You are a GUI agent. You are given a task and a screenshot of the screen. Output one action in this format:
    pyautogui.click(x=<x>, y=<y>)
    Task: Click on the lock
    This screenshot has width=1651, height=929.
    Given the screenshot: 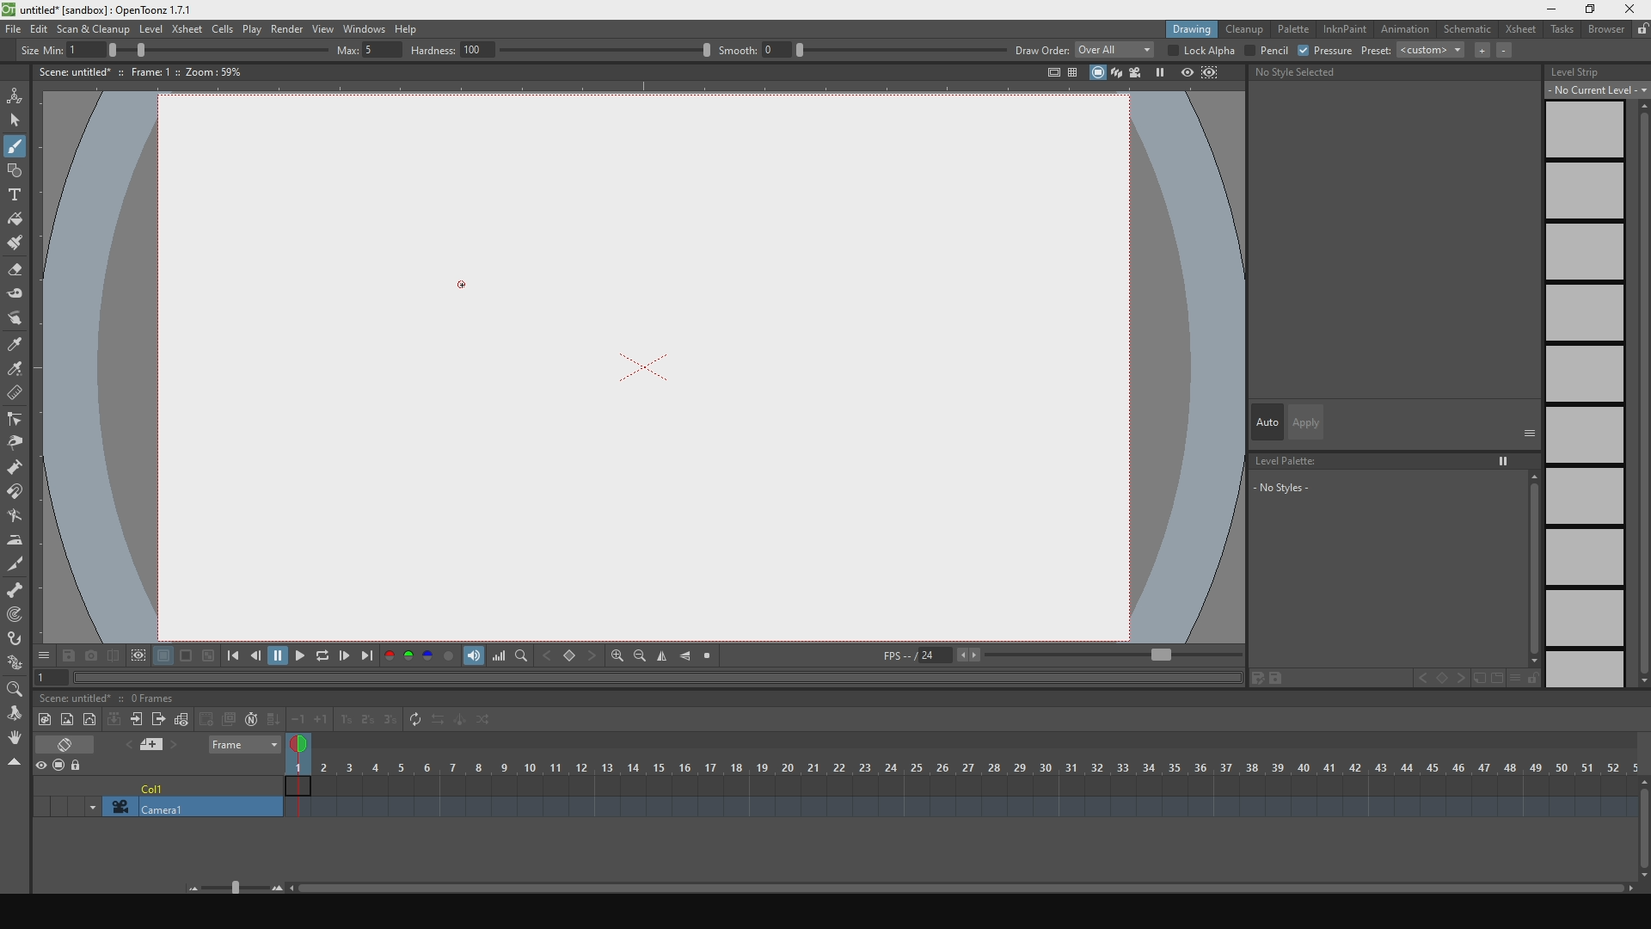 What is the action you would take?
    pyautogui.click(x=84, y=763)
    